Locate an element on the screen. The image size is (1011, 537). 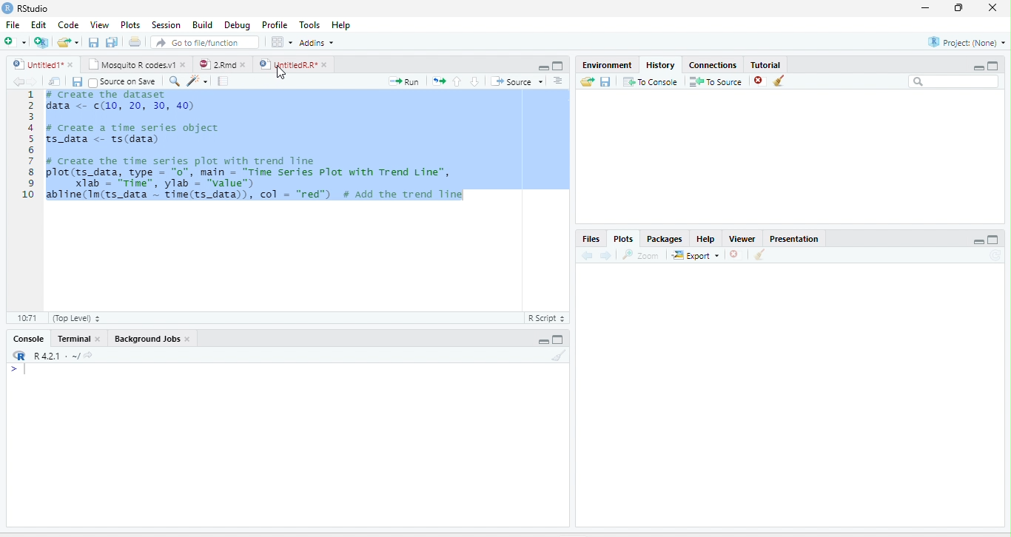
To Console is located at coordinates (650, 81).